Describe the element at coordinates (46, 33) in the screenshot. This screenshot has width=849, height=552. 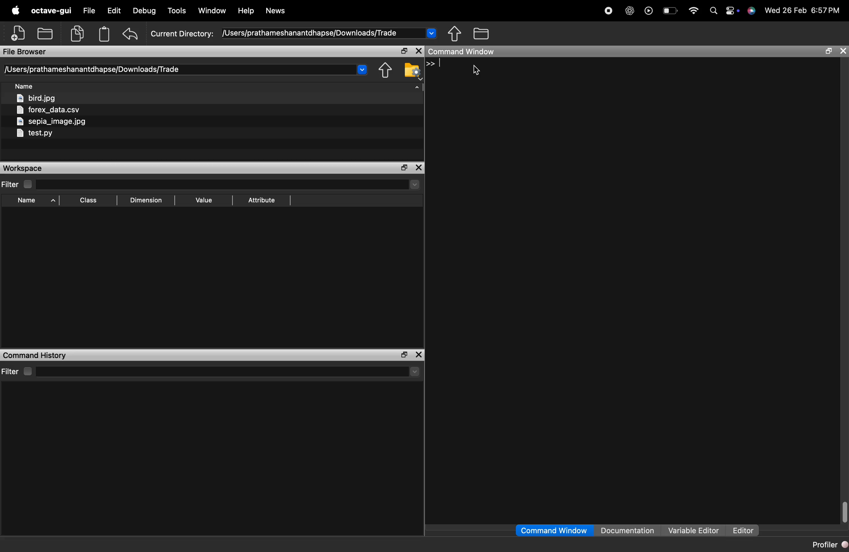
I see `open an existing file in editor` at that location.